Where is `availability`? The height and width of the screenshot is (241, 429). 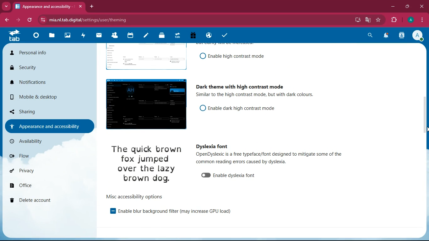
availability is located at coordinates (40, 141).